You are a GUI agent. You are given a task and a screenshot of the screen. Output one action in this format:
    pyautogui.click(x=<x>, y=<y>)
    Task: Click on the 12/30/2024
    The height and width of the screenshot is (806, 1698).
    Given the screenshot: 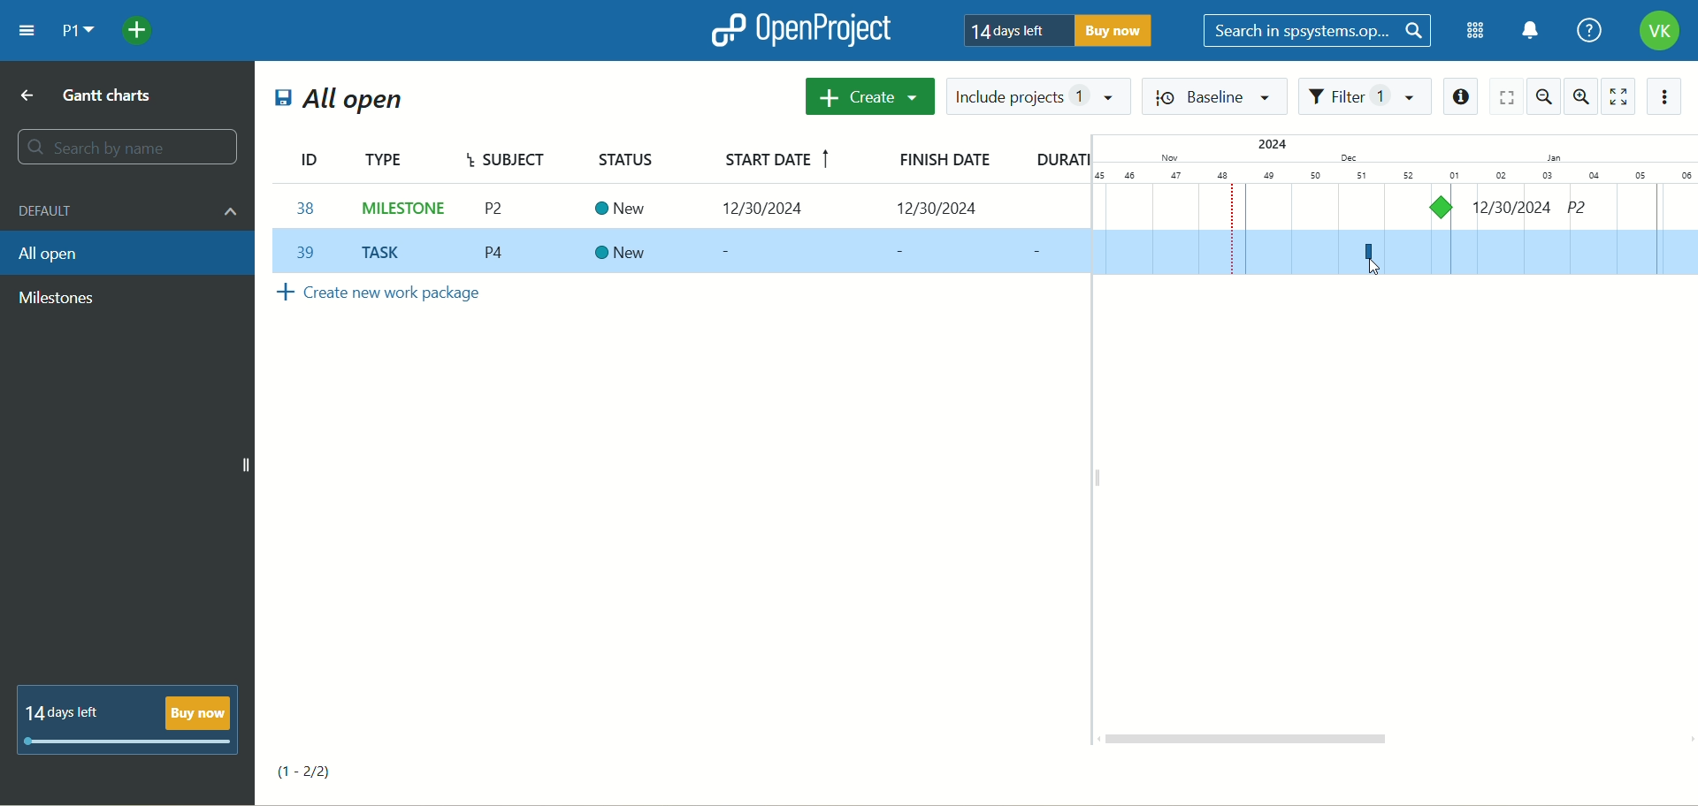 What is the action you would take?
    pyautogui.click(x=1513, y=207)
    